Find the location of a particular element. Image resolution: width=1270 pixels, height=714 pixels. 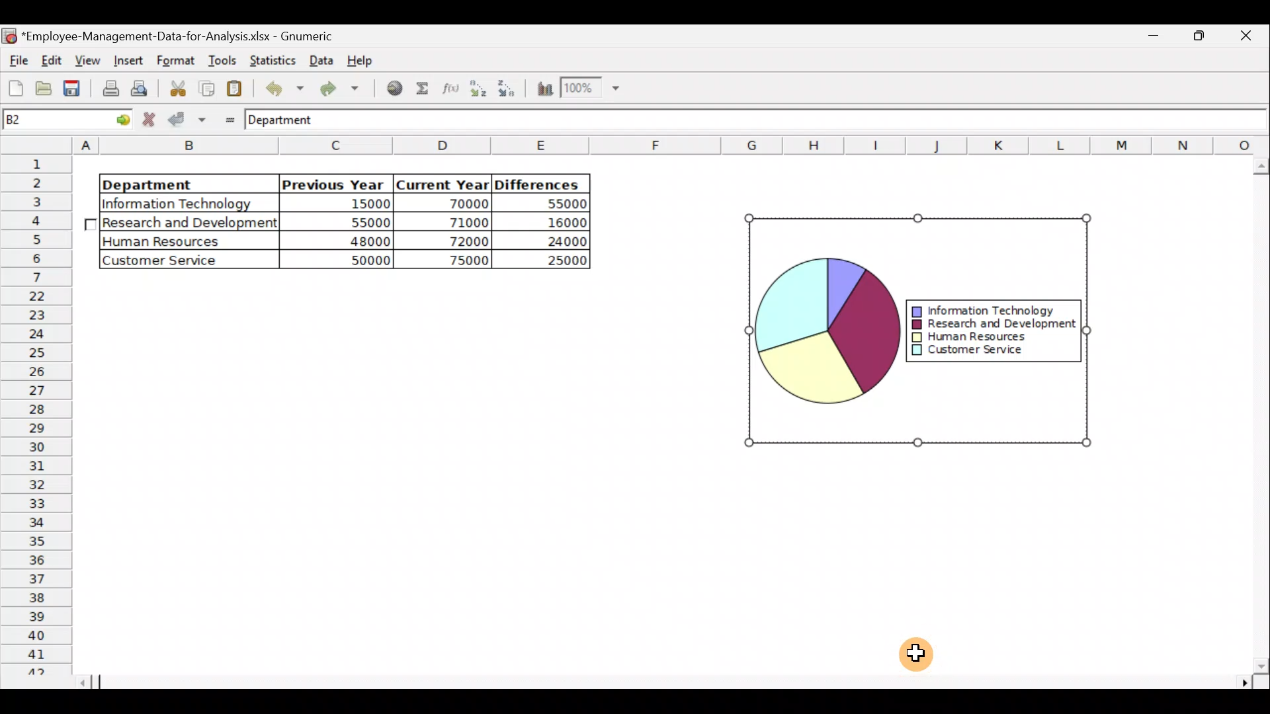

Employee-Management-Data-for-Analysis.xlsx - Gnumeric is located at coordinates (187, 35).